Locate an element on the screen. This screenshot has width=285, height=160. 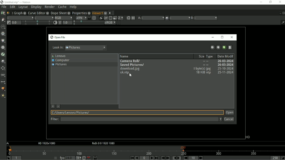
fps is located at coordinates (62, 158).